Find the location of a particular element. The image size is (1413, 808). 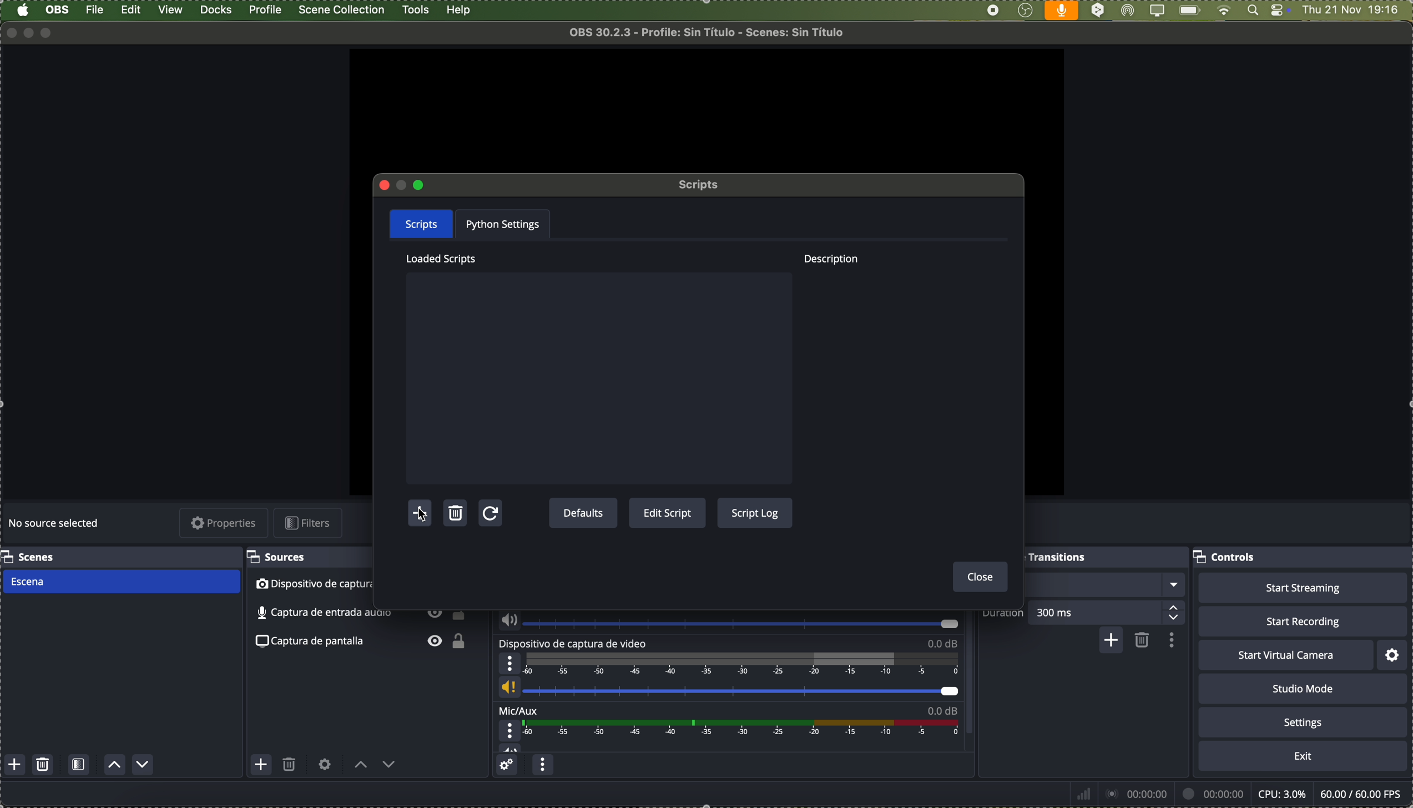

profile is located at coordinates (264, 10).